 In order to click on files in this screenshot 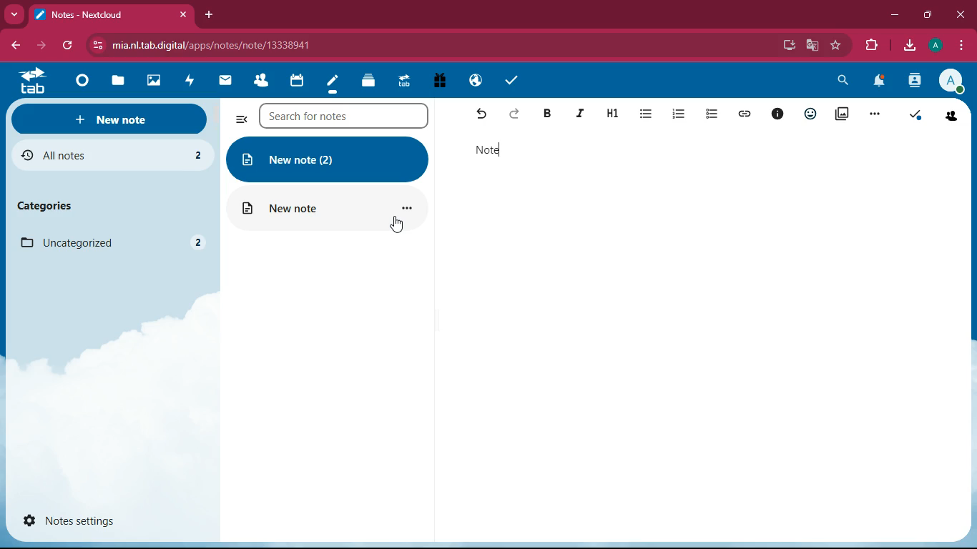, I will do `click(119, 81)`.